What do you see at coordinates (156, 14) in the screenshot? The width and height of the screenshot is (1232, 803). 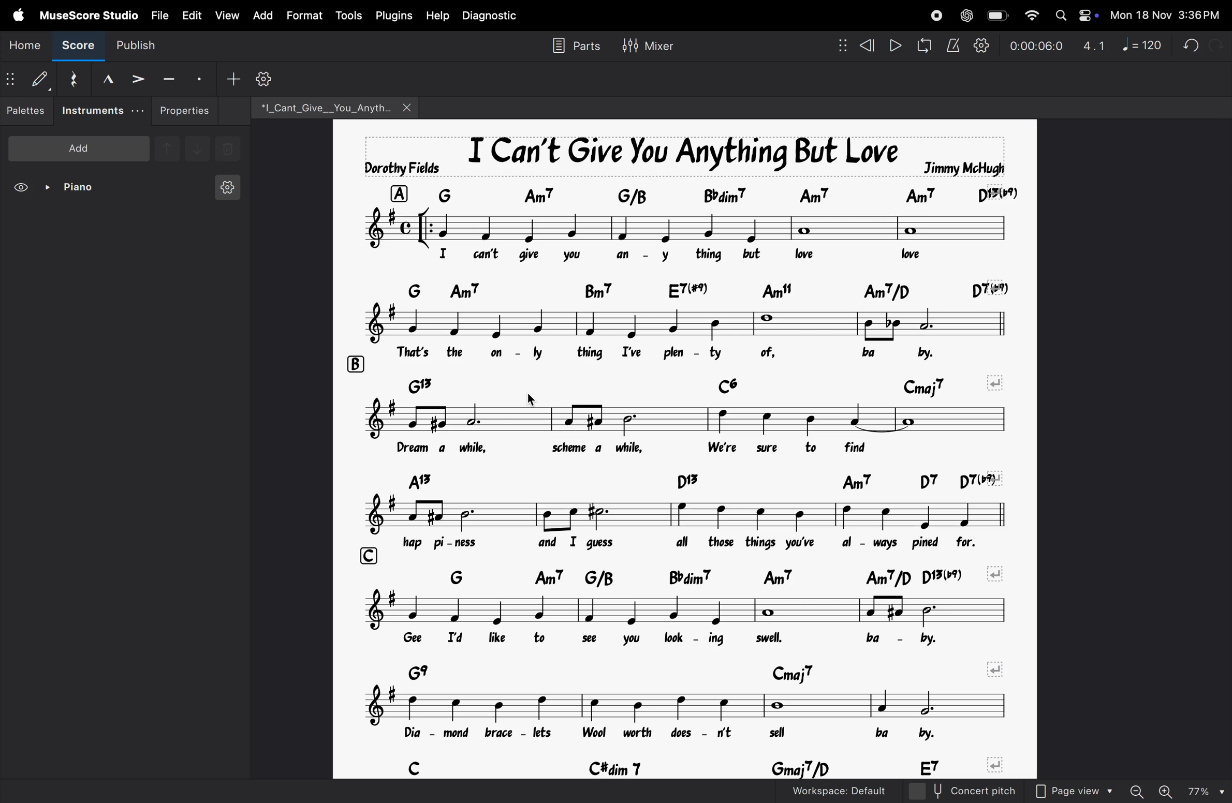 I see `file` at bounding box center [156, 14].